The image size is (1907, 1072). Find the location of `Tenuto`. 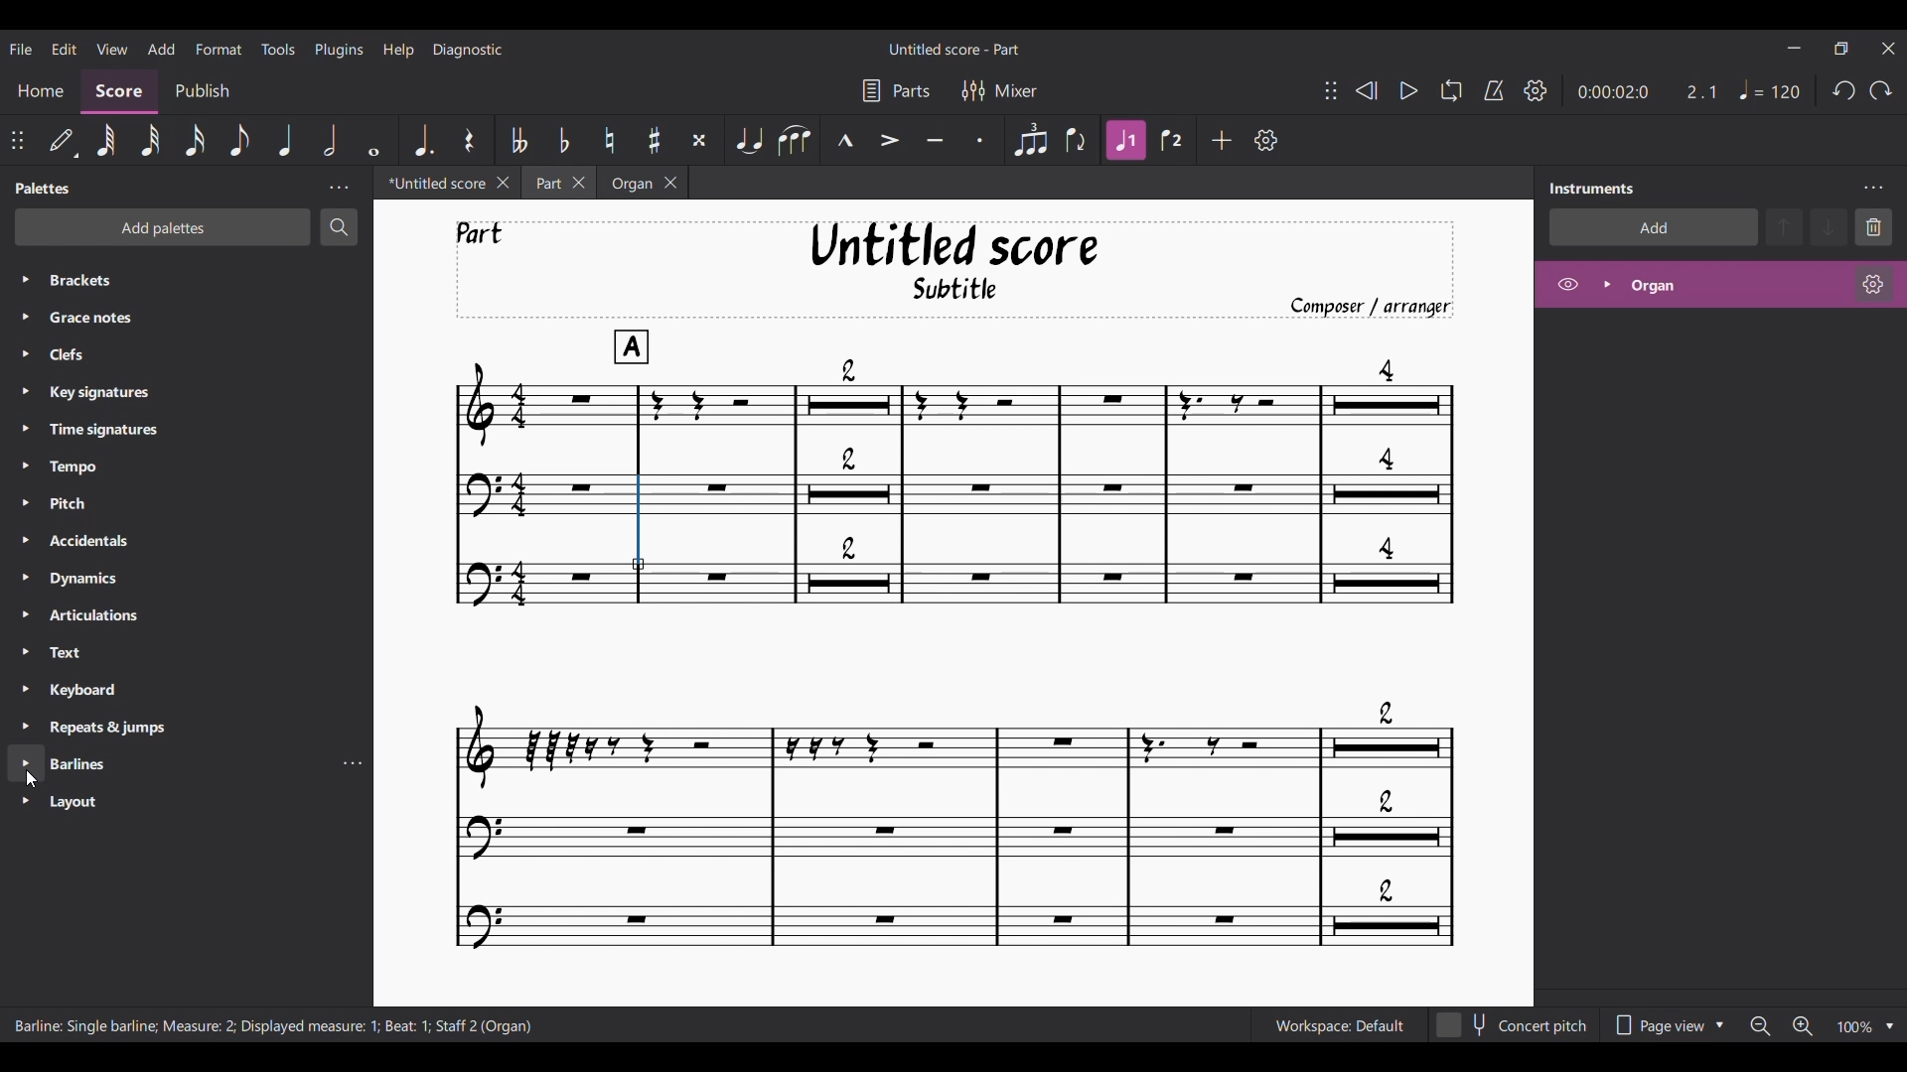

Tenuto is located at coordinates (936, 140).